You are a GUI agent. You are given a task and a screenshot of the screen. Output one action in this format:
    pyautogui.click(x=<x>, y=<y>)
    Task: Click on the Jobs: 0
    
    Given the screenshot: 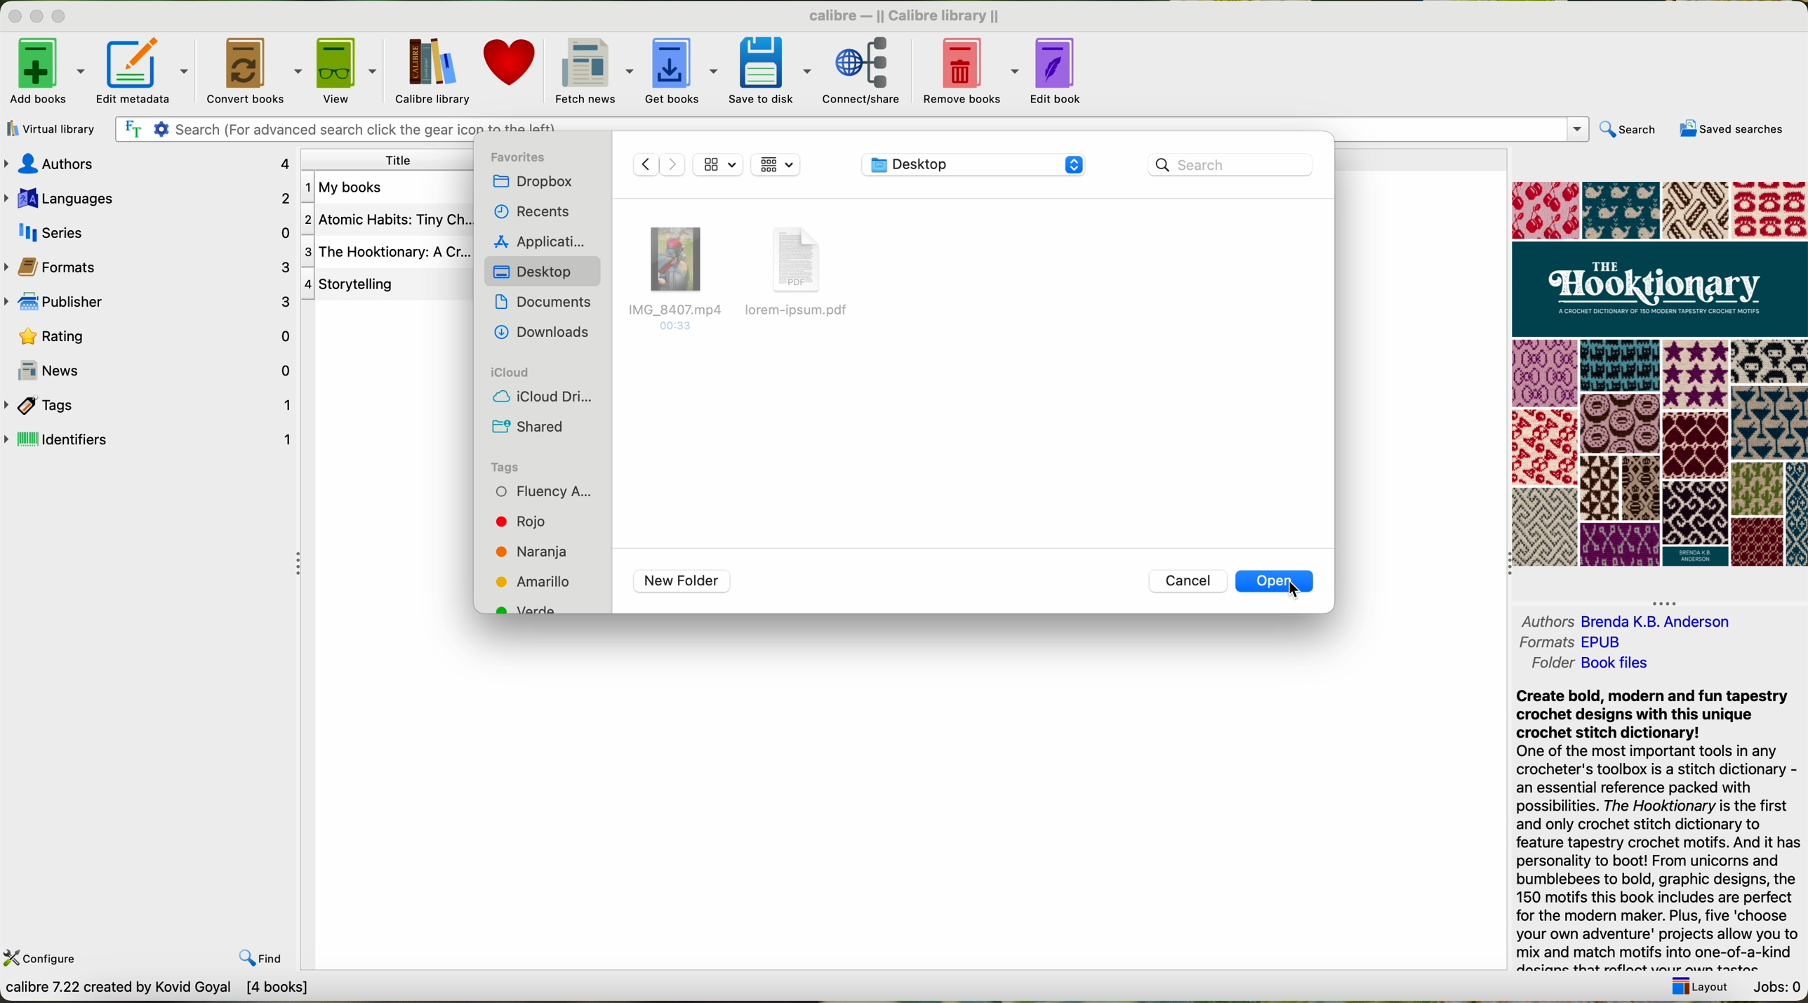 What is the action you would take?
    pyautogui.click(x=1779, y=985)
    